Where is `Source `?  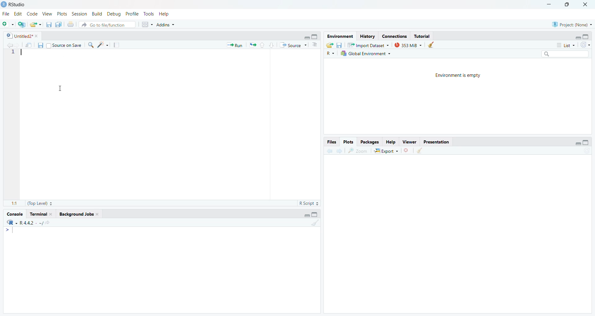 Source  is located at coordinates (293, 45).